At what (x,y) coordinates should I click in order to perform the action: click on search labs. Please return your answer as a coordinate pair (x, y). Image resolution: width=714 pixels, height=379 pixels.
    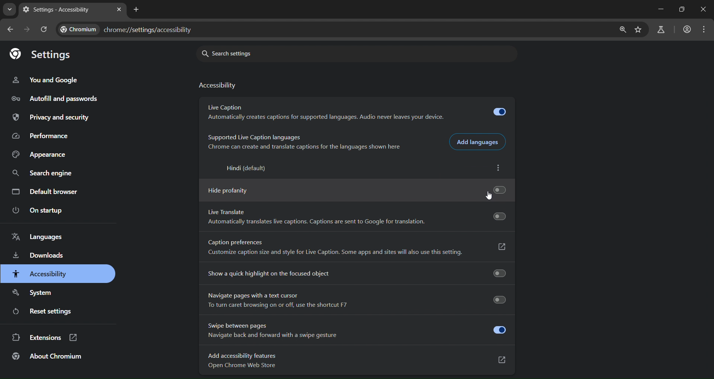
    Looking at the image, I should click on (662, 29).